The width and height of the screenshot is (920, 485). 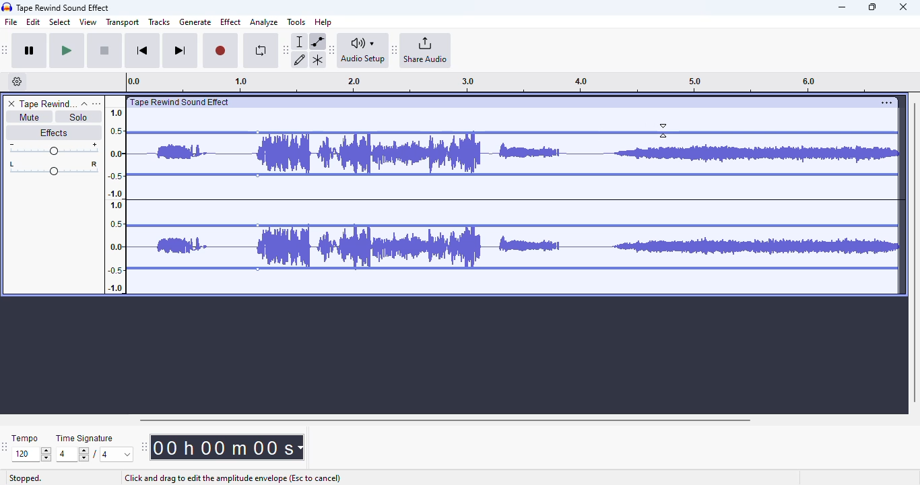 What do you see at coordinates (296, 22) in the screenshot?
I see `tools` at bounding box center [296, 22].